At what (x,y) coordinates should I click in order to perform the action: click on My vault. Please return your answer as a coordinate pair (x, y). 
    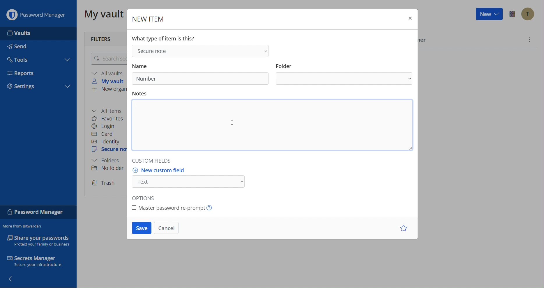
    Looking at the image, I should click on (102, 15).